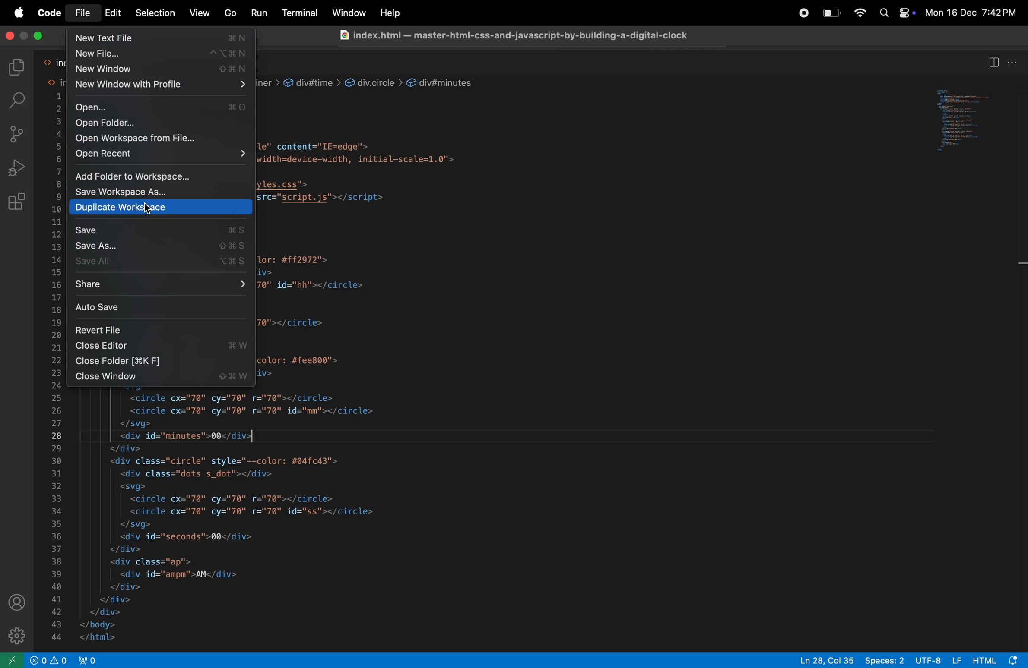 This screenshot has height=668, width=1028. What do you see at coordinates (162, 329) in the screenshot?
I see `revert file` at bounding box center [162, 329].